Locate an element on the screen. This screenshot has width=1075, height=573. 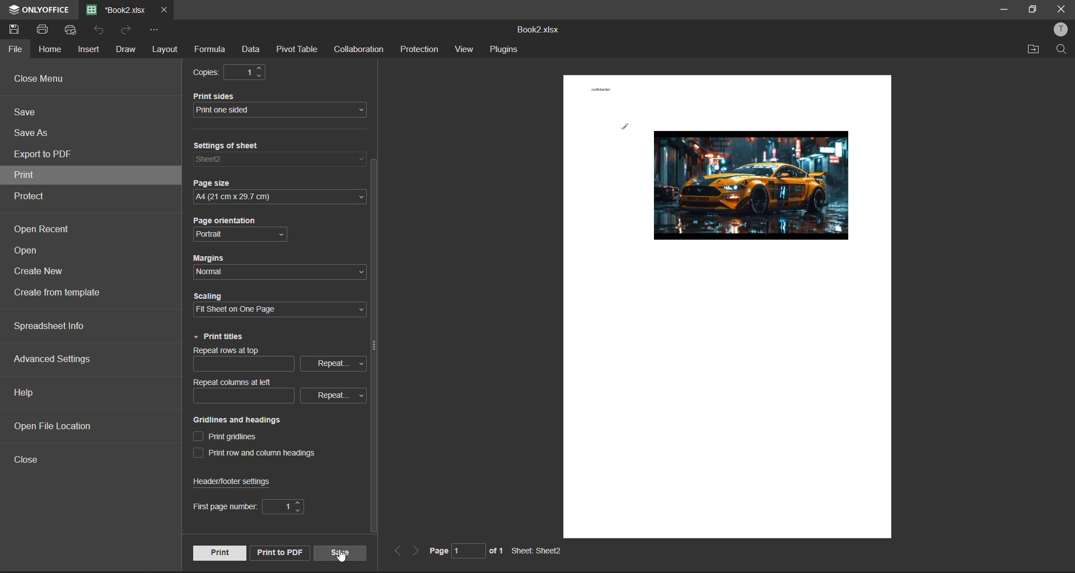
page number is located at coordinates (465, 553).